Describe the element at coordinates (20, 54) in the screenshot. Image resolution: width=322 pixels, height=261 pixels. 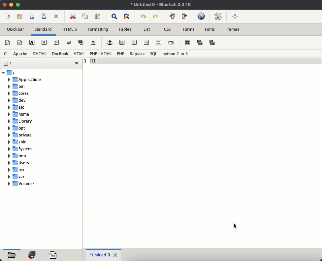
I see `apache` at that location.